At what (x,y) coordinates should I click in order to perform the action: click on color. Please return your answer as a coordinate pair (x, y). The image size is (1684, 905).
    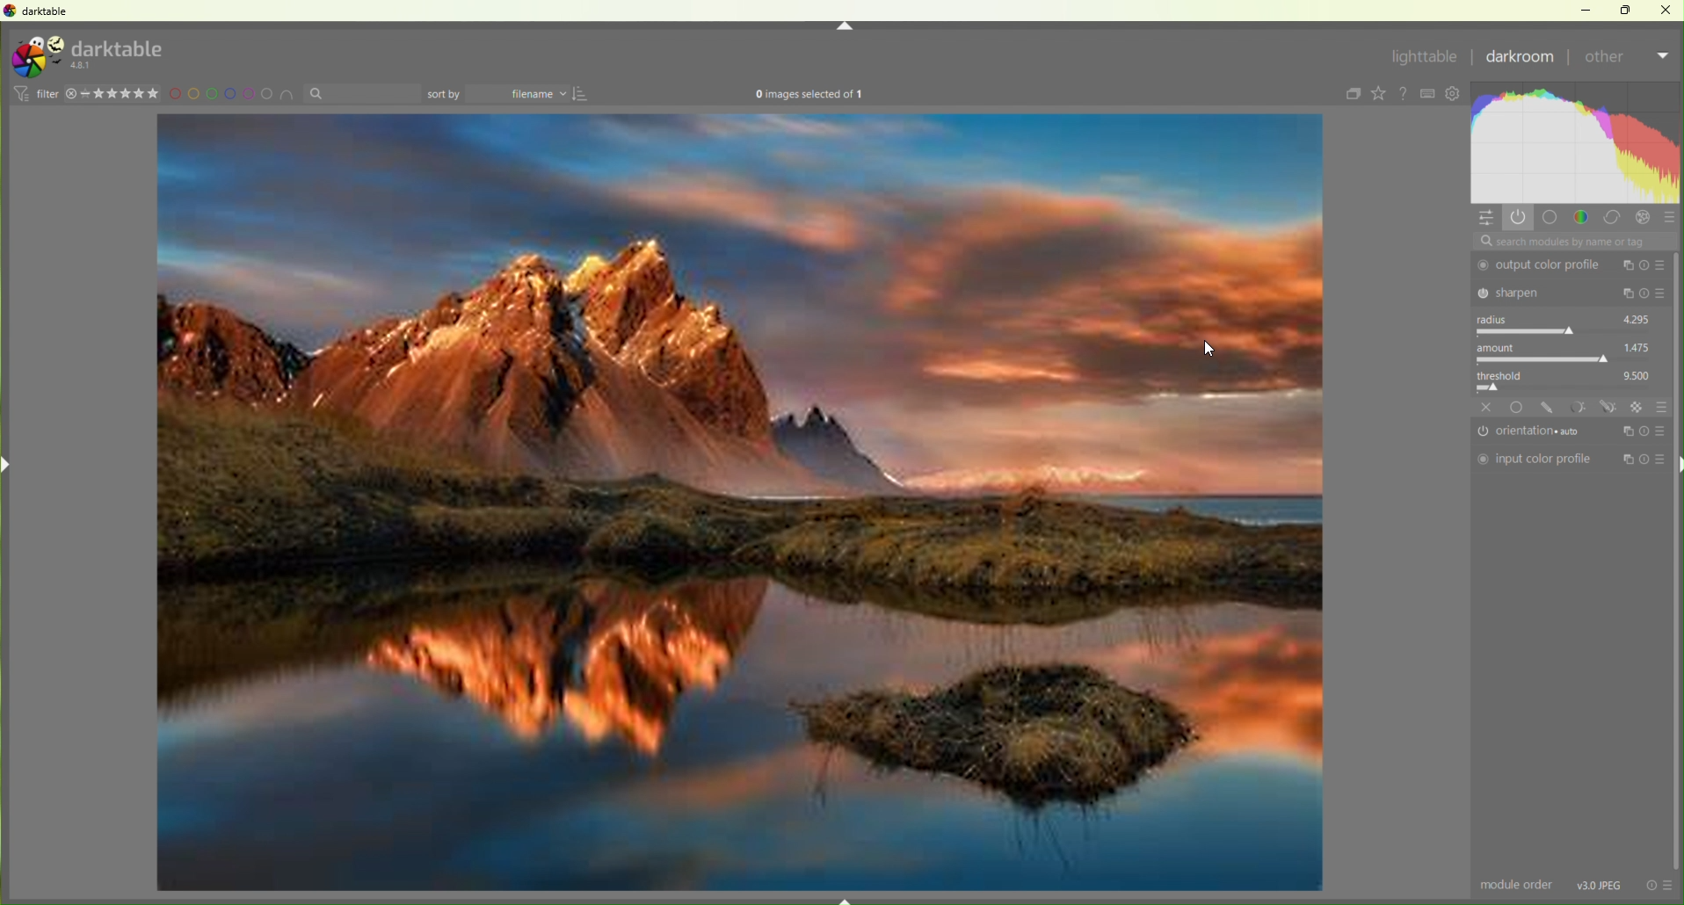
    Looking at the image, I should click on (1581, 216).